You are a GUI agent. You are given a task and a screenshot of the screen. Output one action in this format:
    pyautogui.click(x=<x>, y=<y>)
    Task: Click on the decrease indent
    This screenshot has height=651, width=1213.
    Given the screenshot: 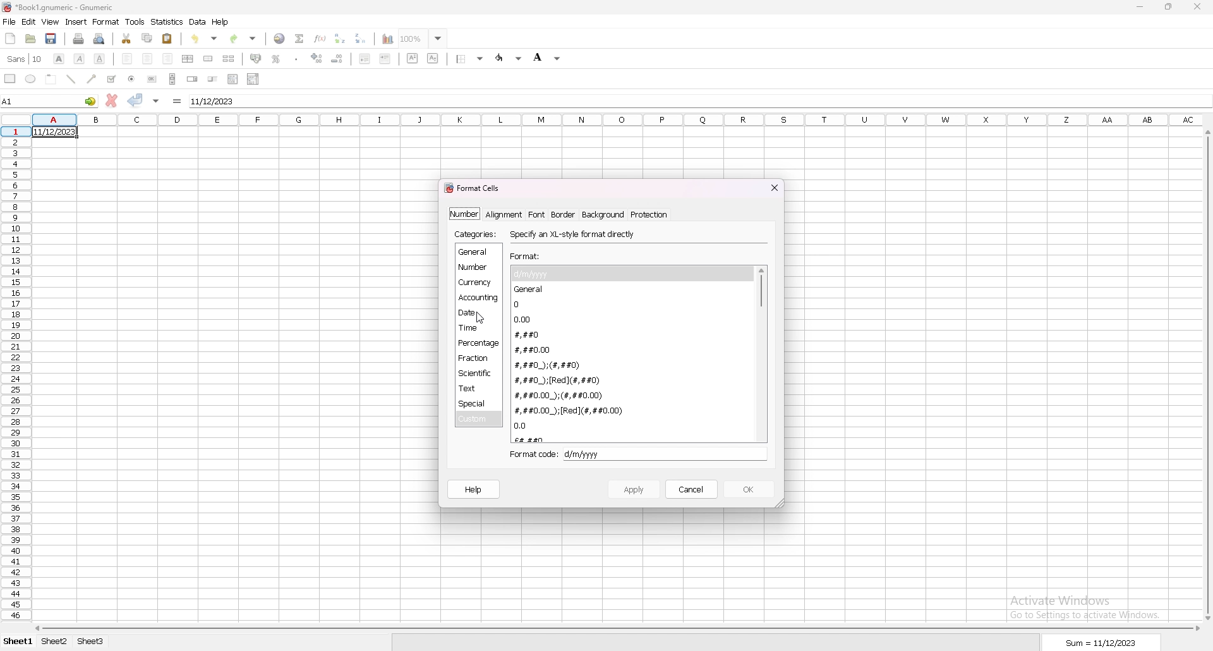 What is the action you would take?
    pyautogui.click(x=365, y=58)
    